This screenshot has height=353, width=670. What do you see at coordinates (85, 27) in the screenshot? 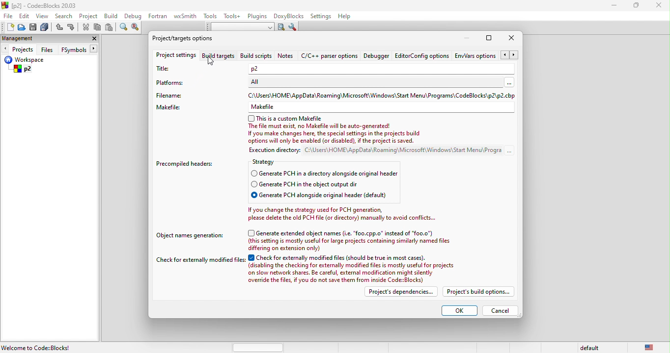
I see `cut` at bounding box center [85, 27].